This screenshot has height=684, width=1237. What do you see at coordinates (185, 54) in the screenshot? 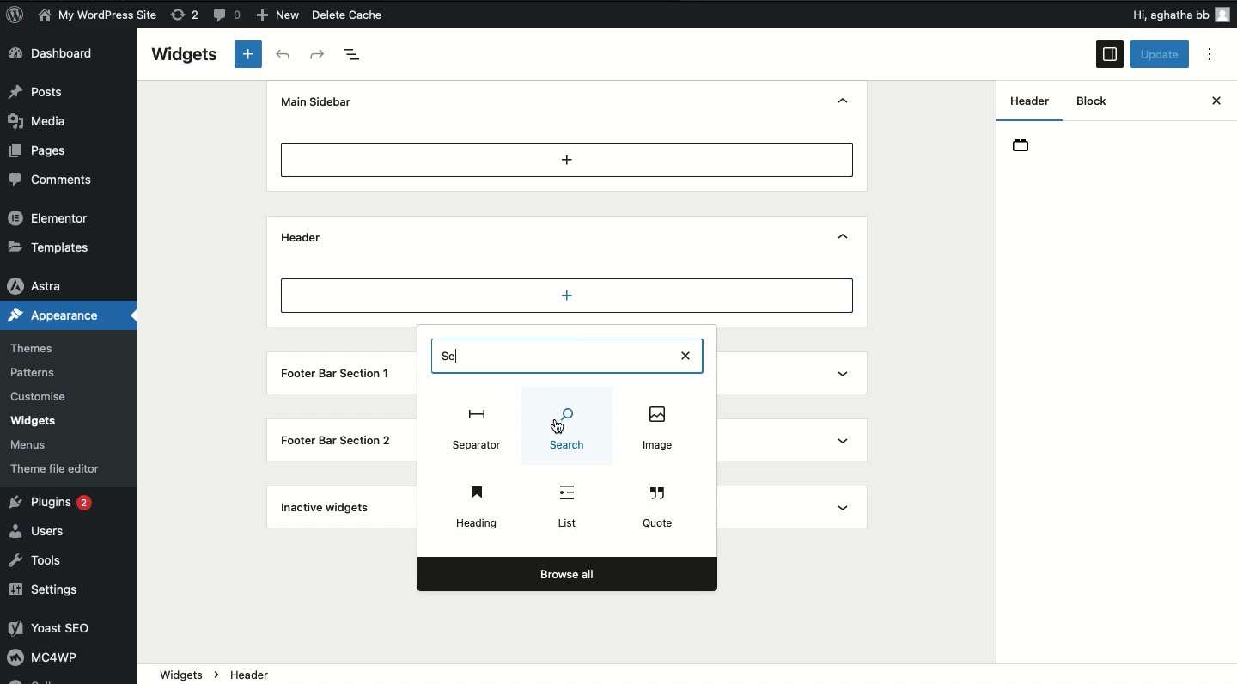
I see `Widgets` at bounding box center [185, 54].